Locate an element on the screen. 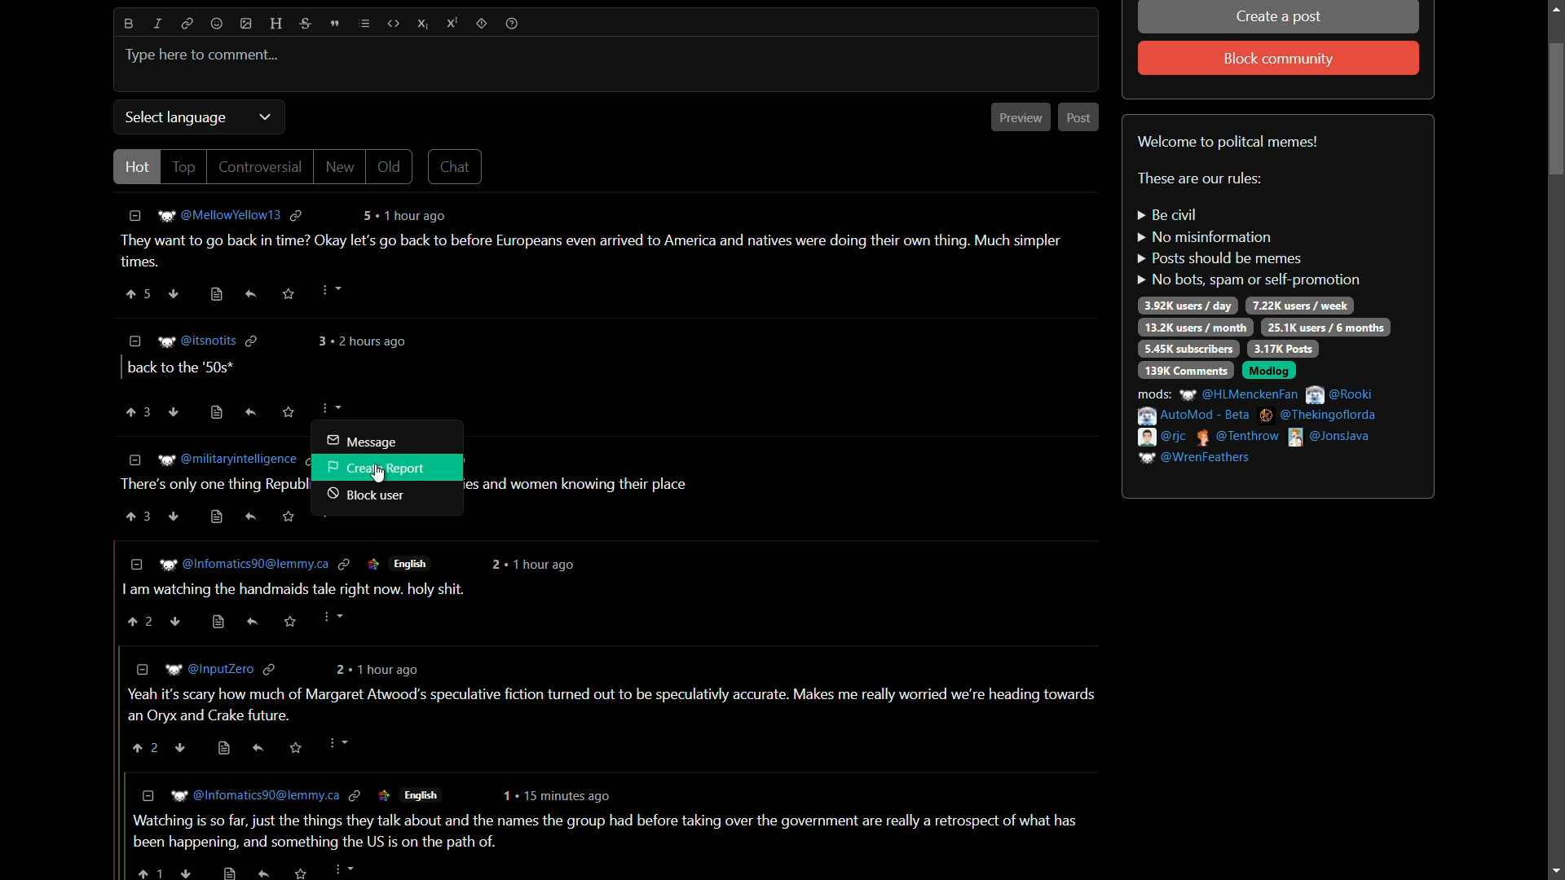 The height and width of the screenshot is (880, 1565). preview is located at coordinates (1021, 117).